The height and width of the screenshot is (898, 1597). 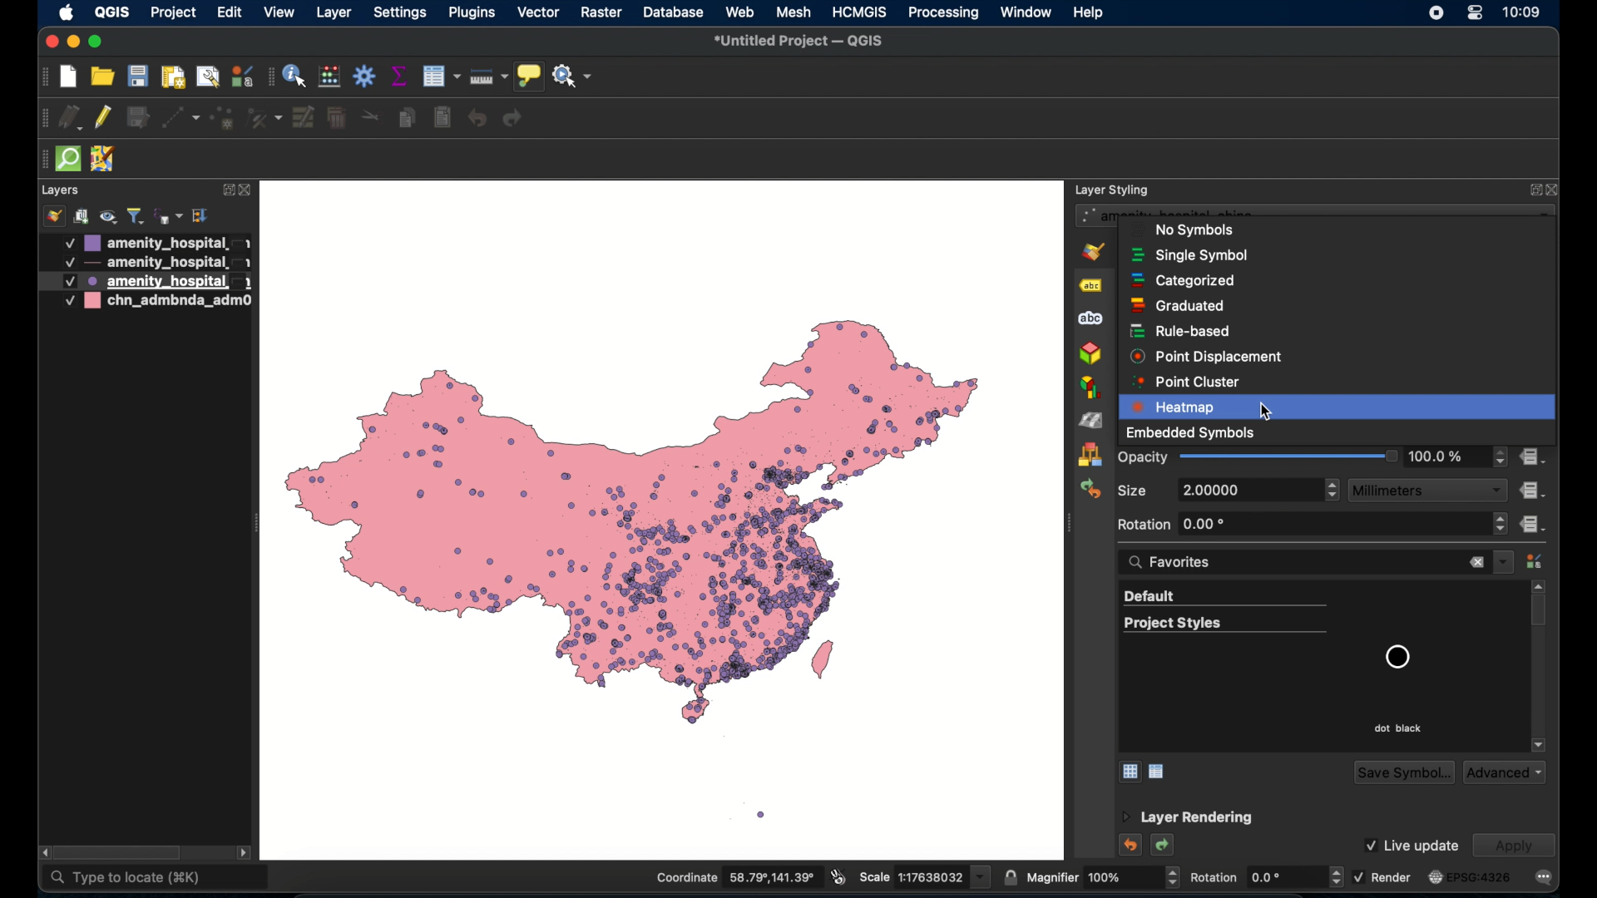 What do you see at coordinates (104, 118) in the screenshot?
I see `toggle editing` at bounding box center [104, 118].